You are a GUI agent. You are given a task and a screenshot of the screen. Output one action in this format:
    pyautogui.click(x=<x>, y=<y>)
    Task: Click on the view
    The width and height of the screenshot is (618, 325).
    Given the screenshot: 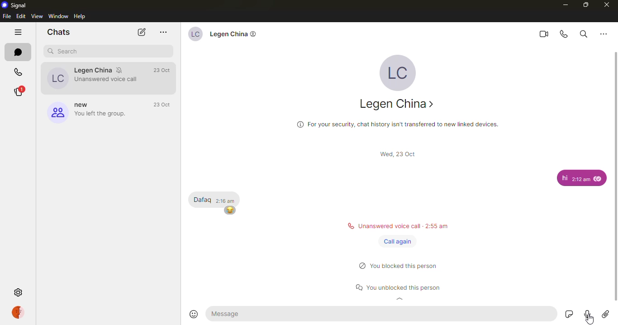 What is the action you would take?
    pyautogui.click(x=37, y=16)
    